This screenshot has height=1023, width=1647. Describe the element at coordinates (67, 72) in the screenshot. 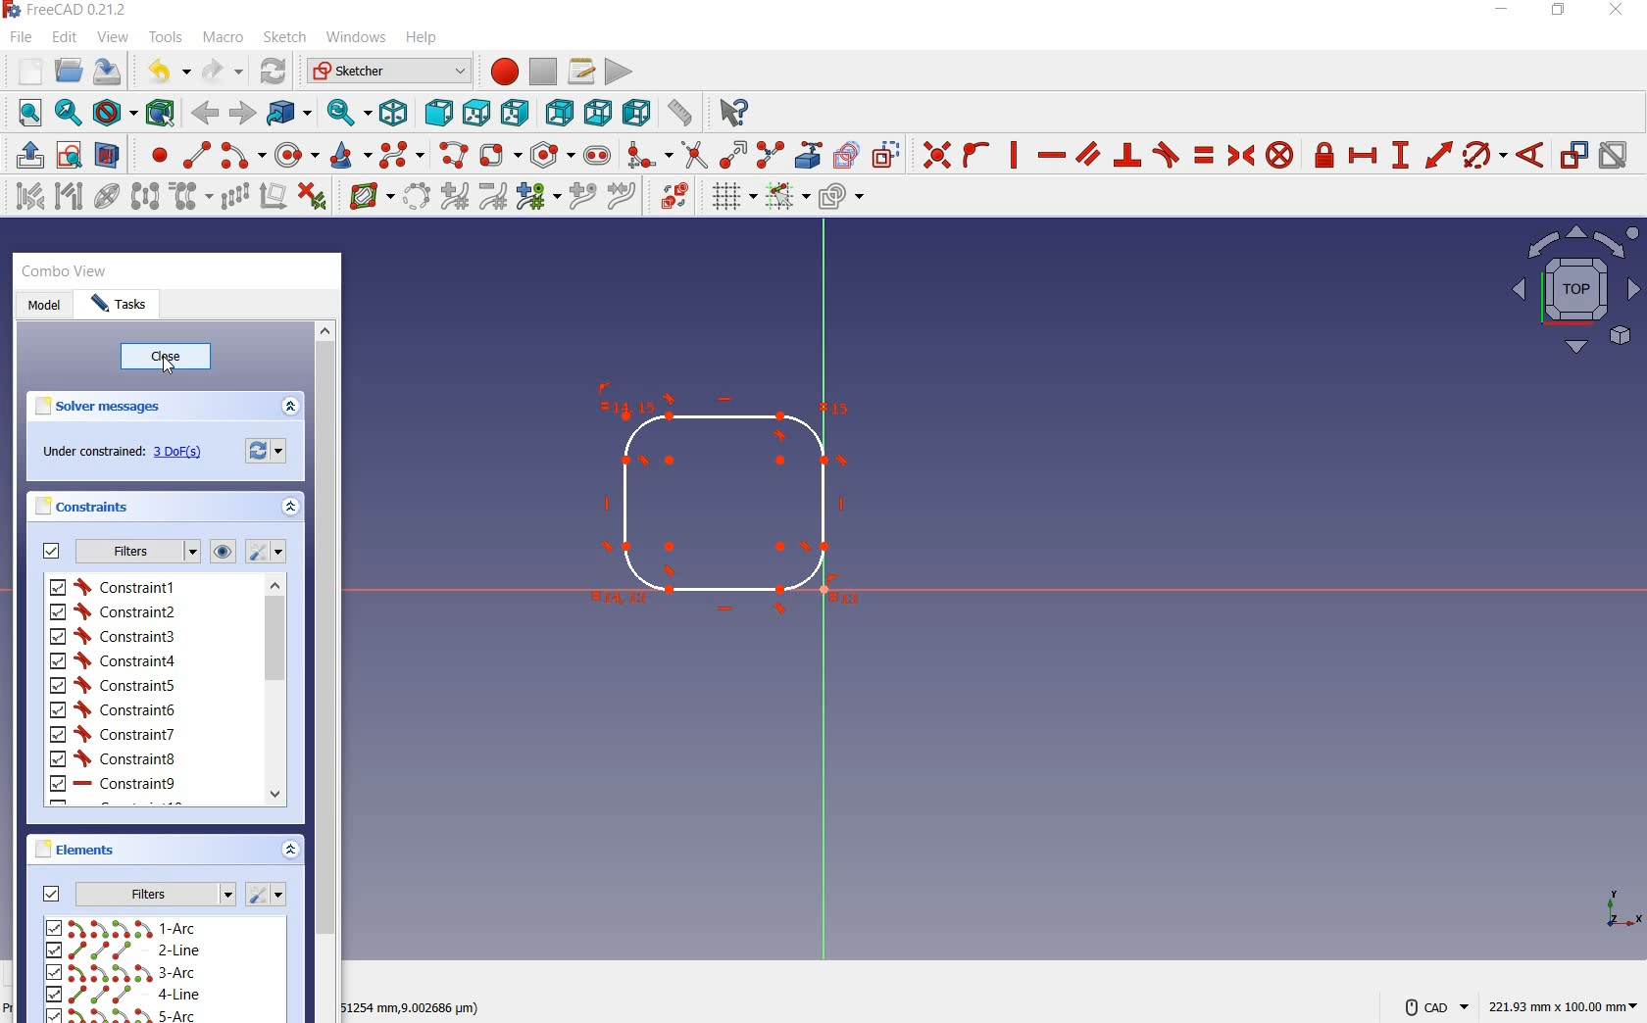

I see `open` at that location.